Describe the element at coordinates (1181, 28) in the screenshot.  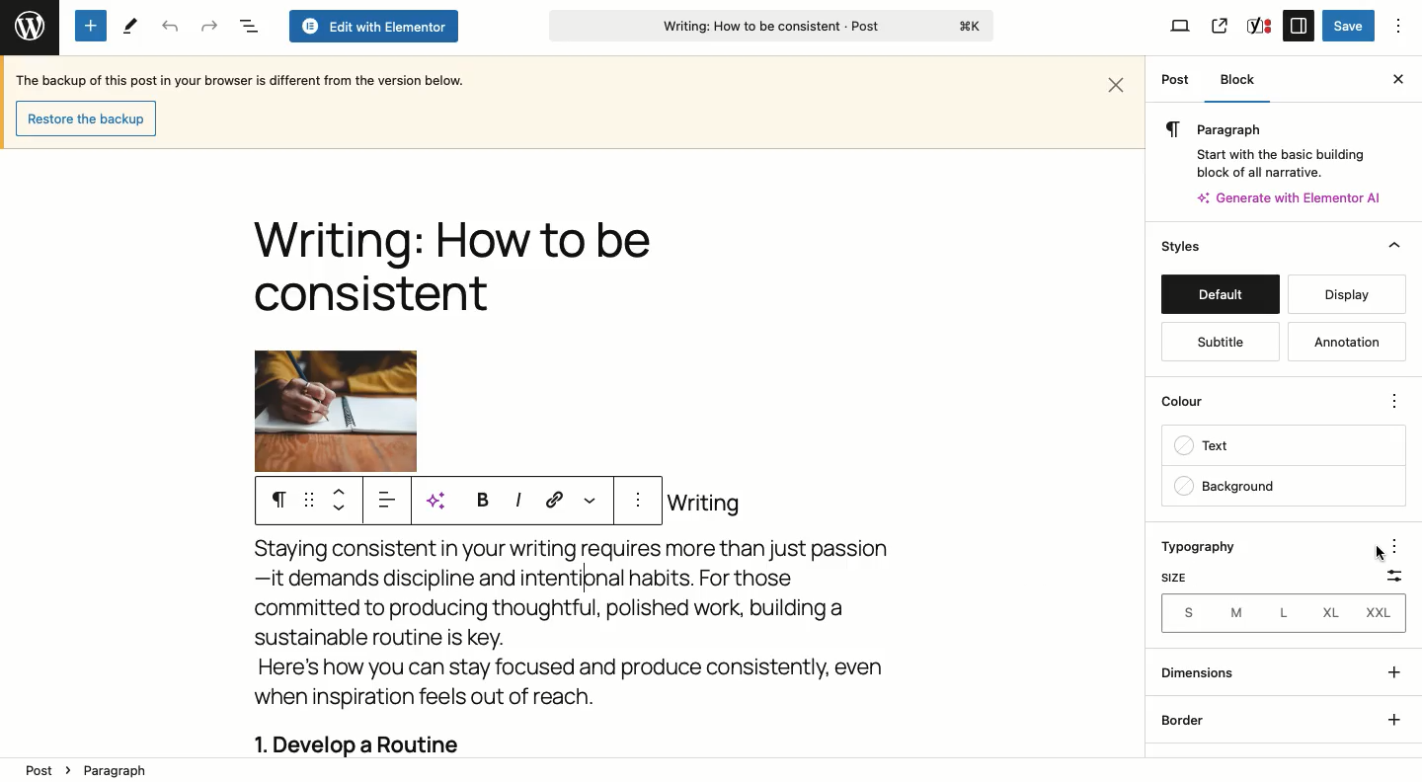
I see `View` at that location.